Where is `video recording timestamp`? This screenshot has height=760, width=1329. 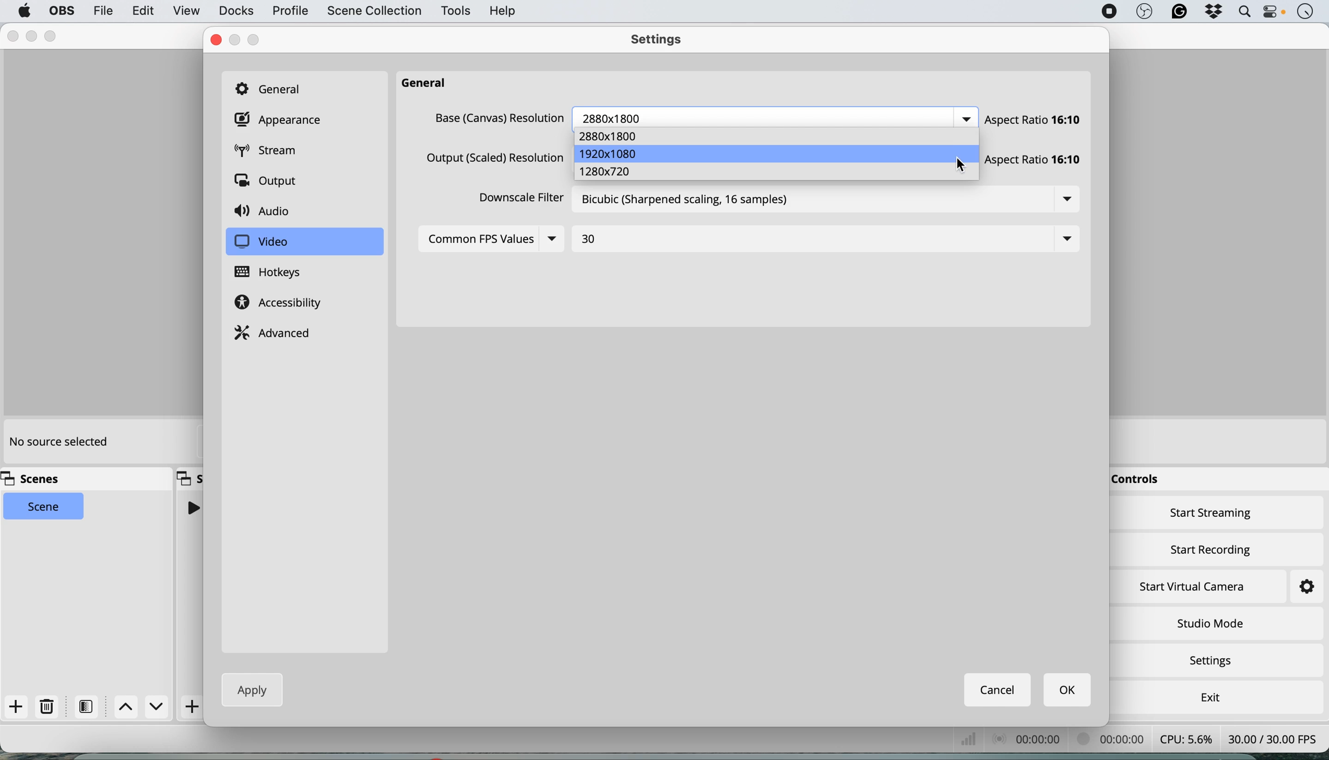 video recording timestamp is located at coordinates (1113, 741).